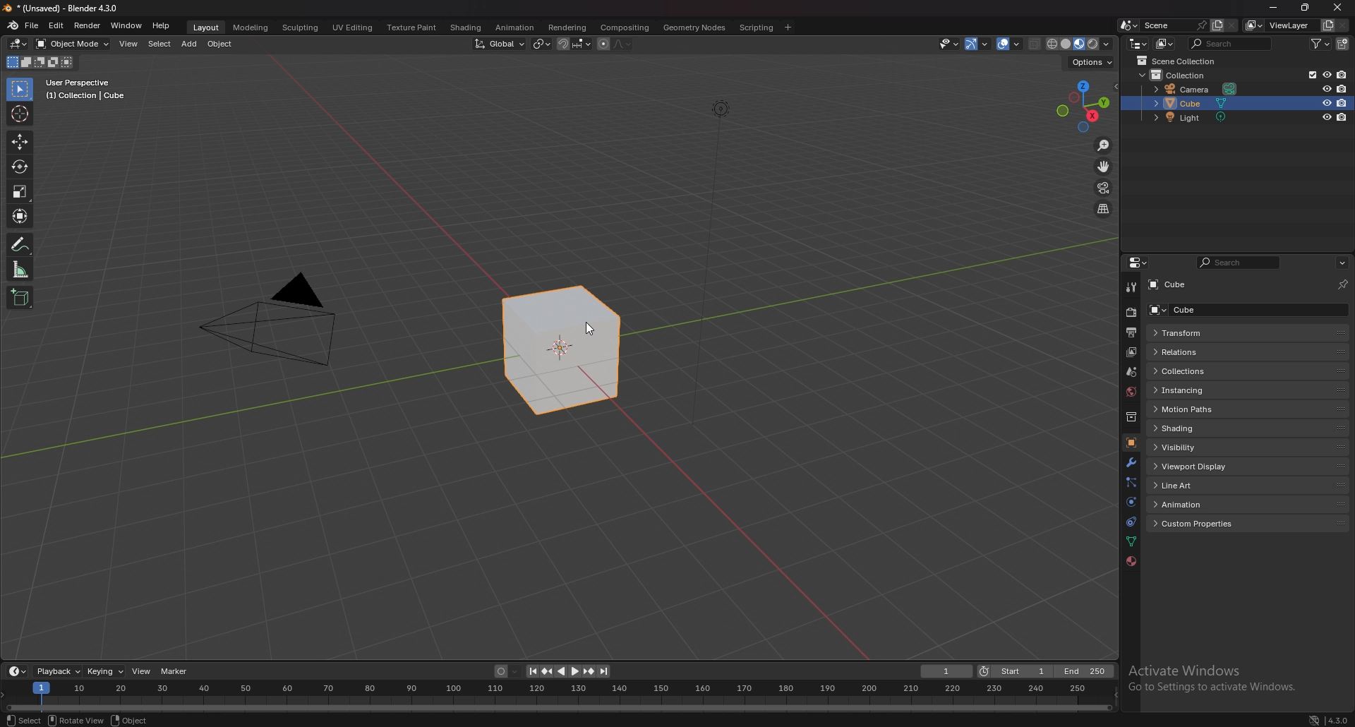  Describe the element at coordinates (56, 25) in the screenshot. I see `edit` at that location.